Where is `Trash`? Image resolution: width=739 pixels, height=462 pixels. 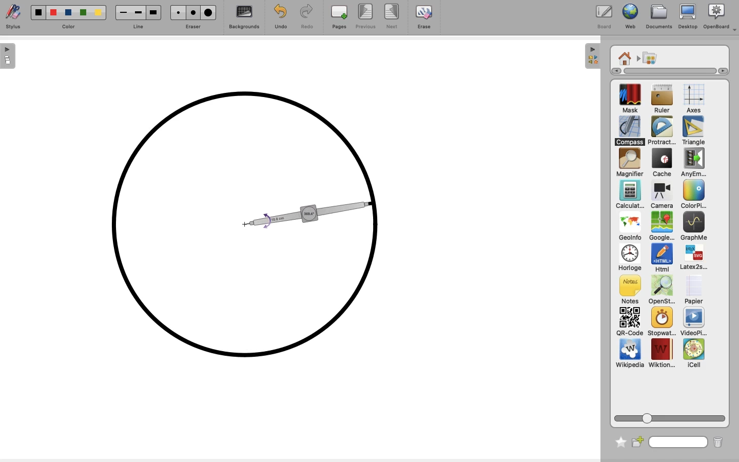
Trash is located at coordinates (717, 442).